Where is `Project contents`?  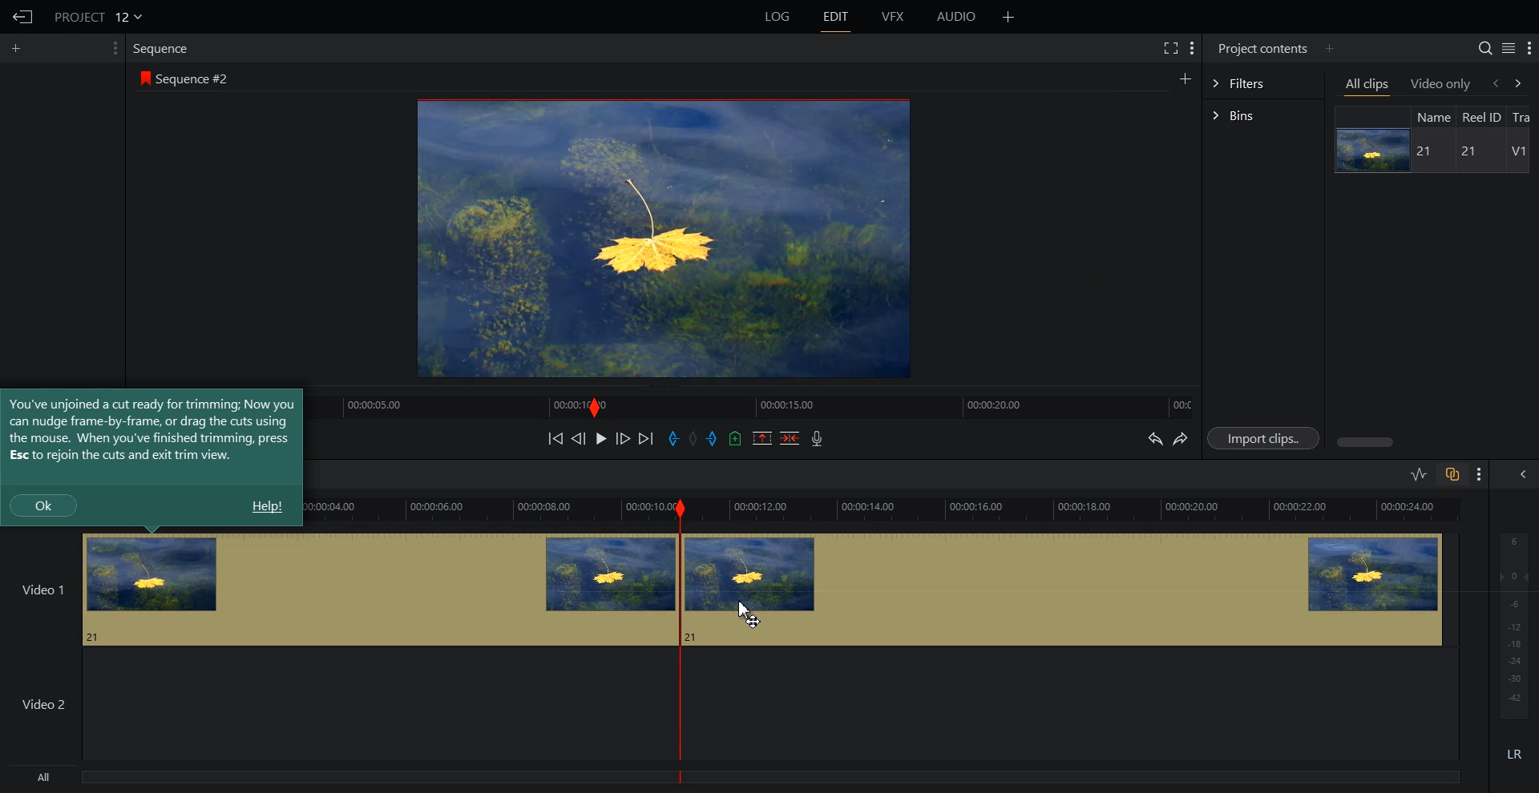 Project contents is located at coordinates (1262, 48).